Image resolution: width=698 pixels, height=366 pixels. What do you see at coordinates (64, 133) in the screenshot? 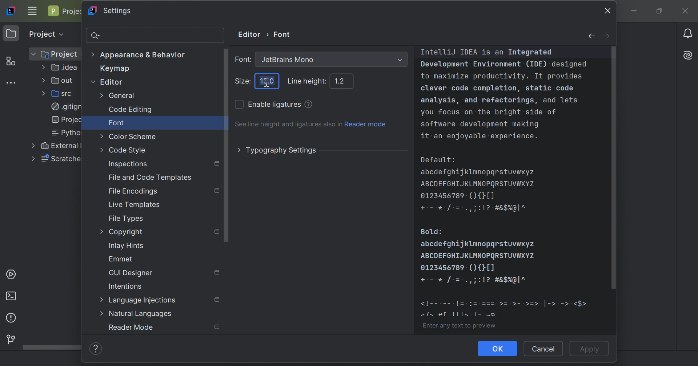
I see `Pytho` at bounding box center [64, 133].